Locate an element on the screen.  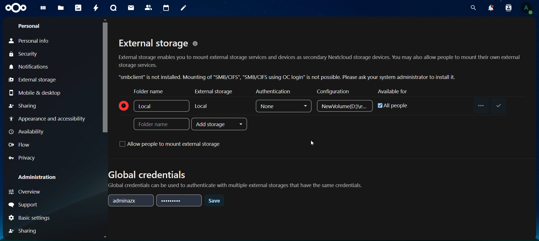
none is located at coordinates (282, 107).